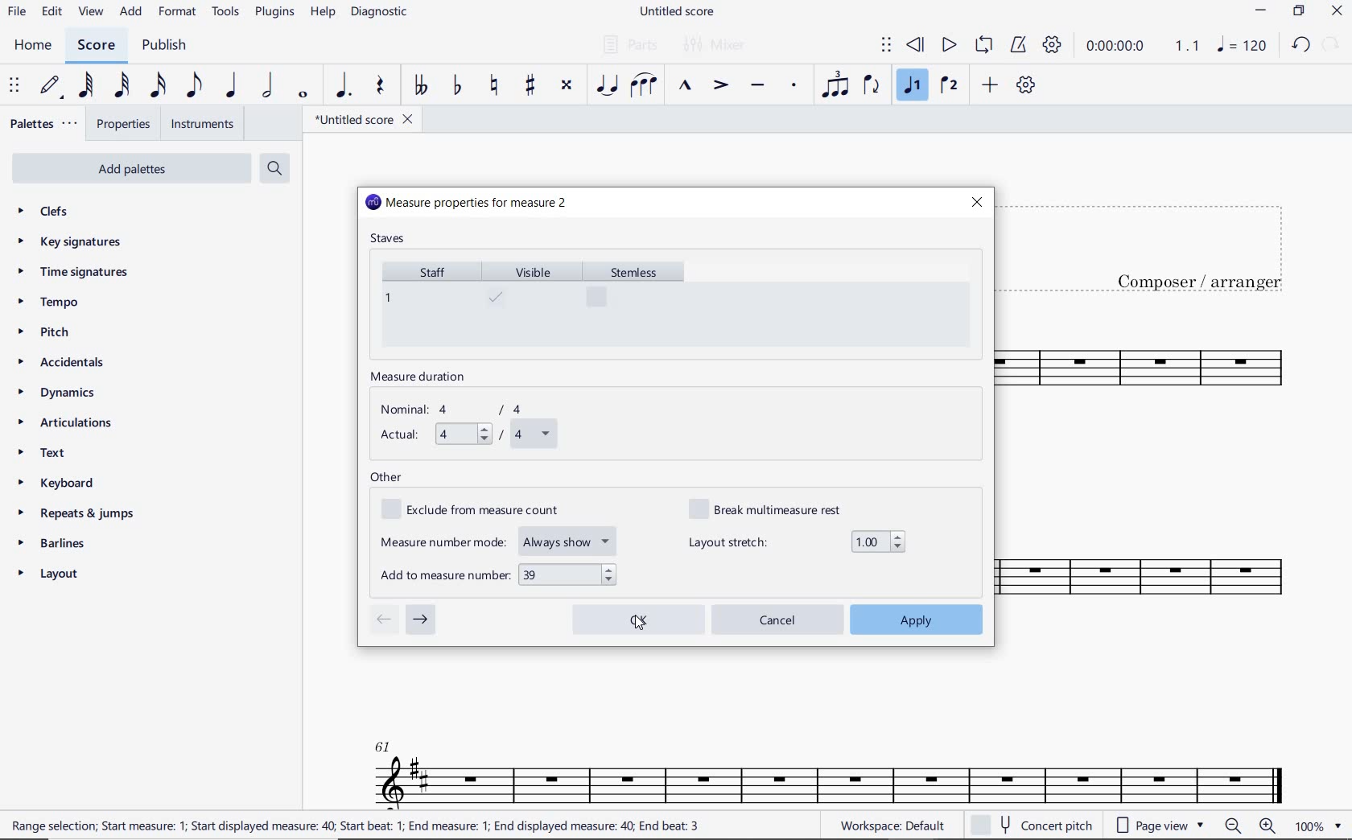  I want to click on MINIMIZE, so click(1262, 13).